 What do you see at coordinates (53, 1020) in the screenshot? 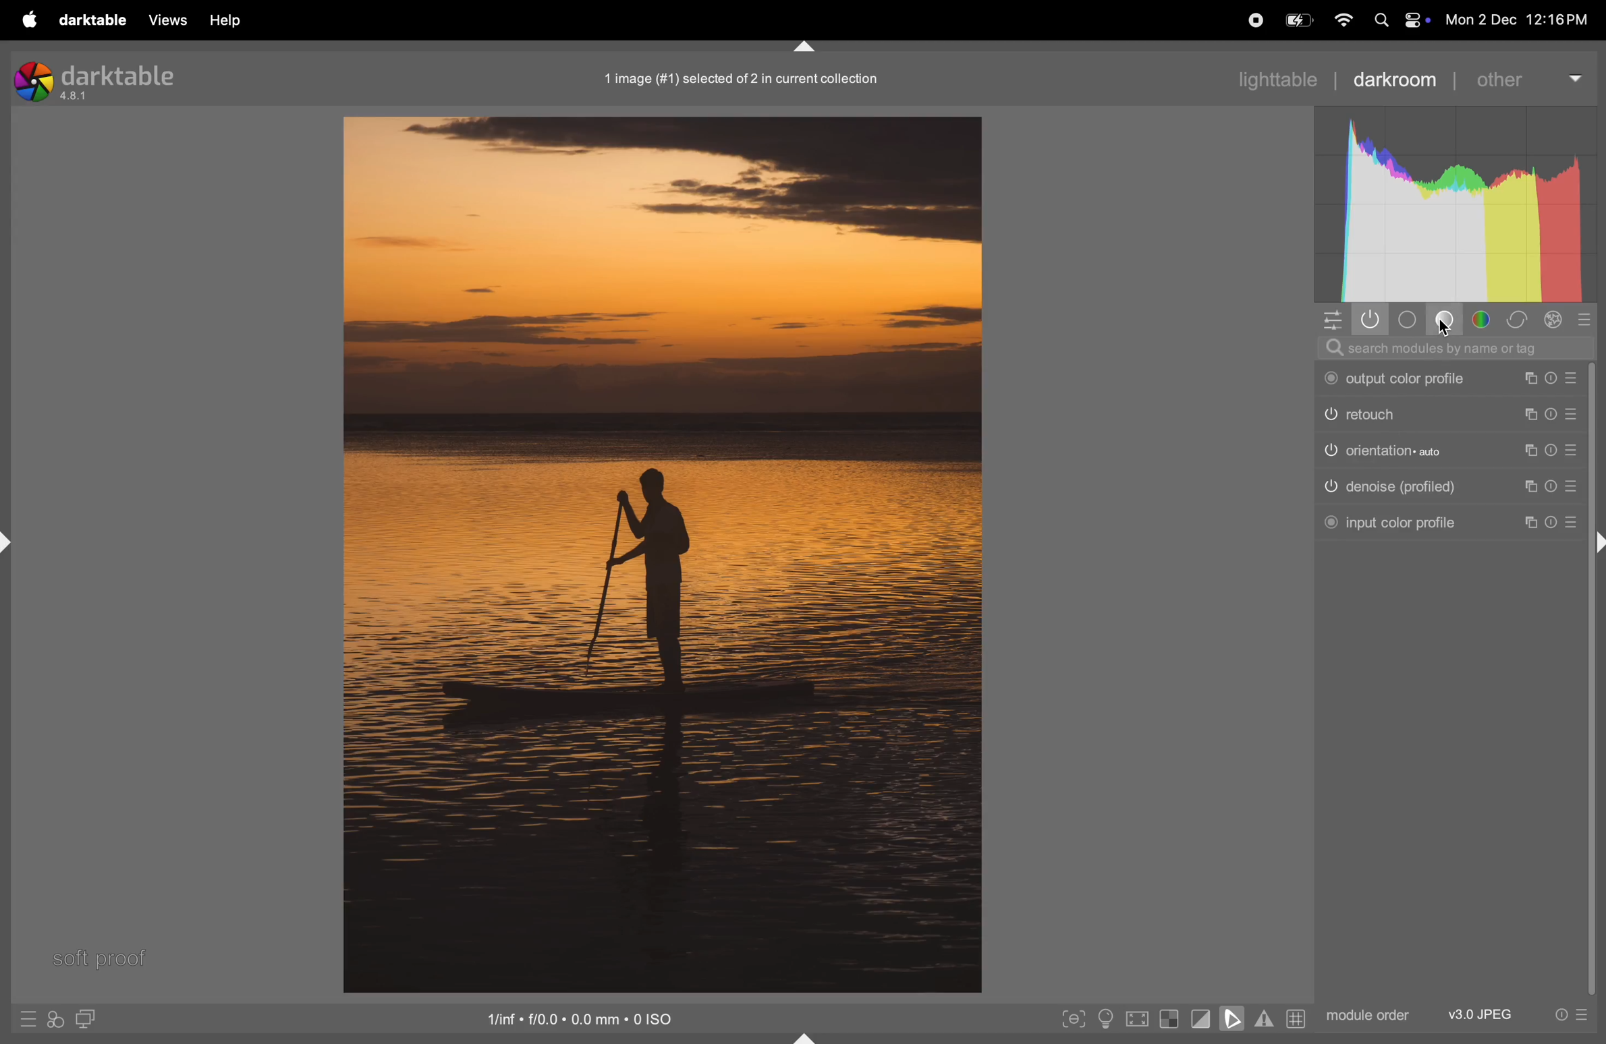
I see `quick acess to apply your styles` at bounding box center [53, 1020].